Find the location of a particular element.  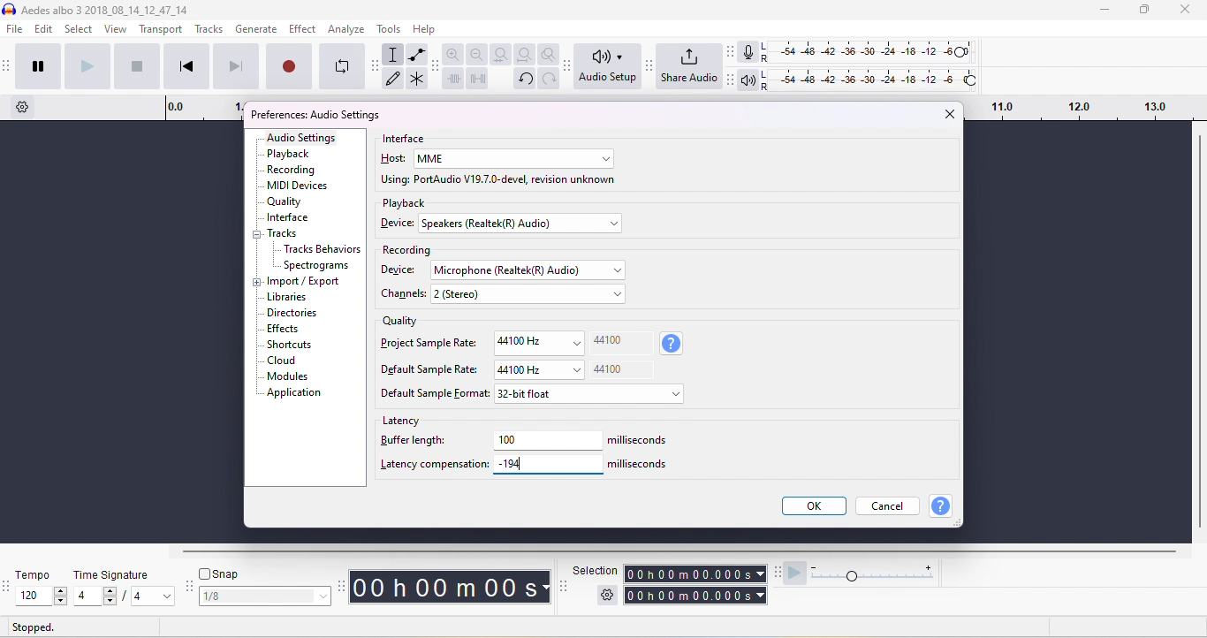

default sample format is located at coordinates (435, 394).